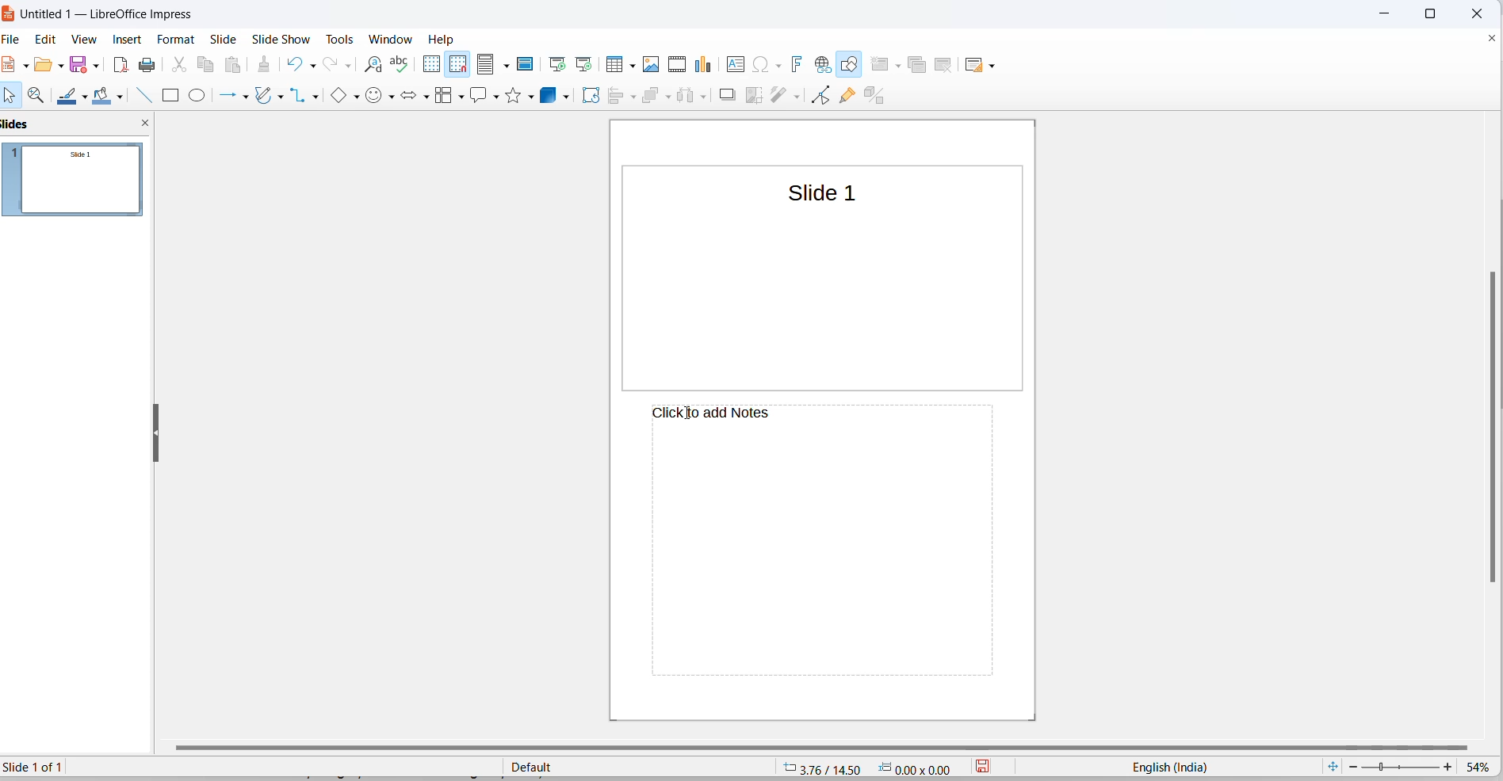 The height and width of the screenshot is (781, 1503). I want to click on toggle endpoint edit mode, so click(821, 97).